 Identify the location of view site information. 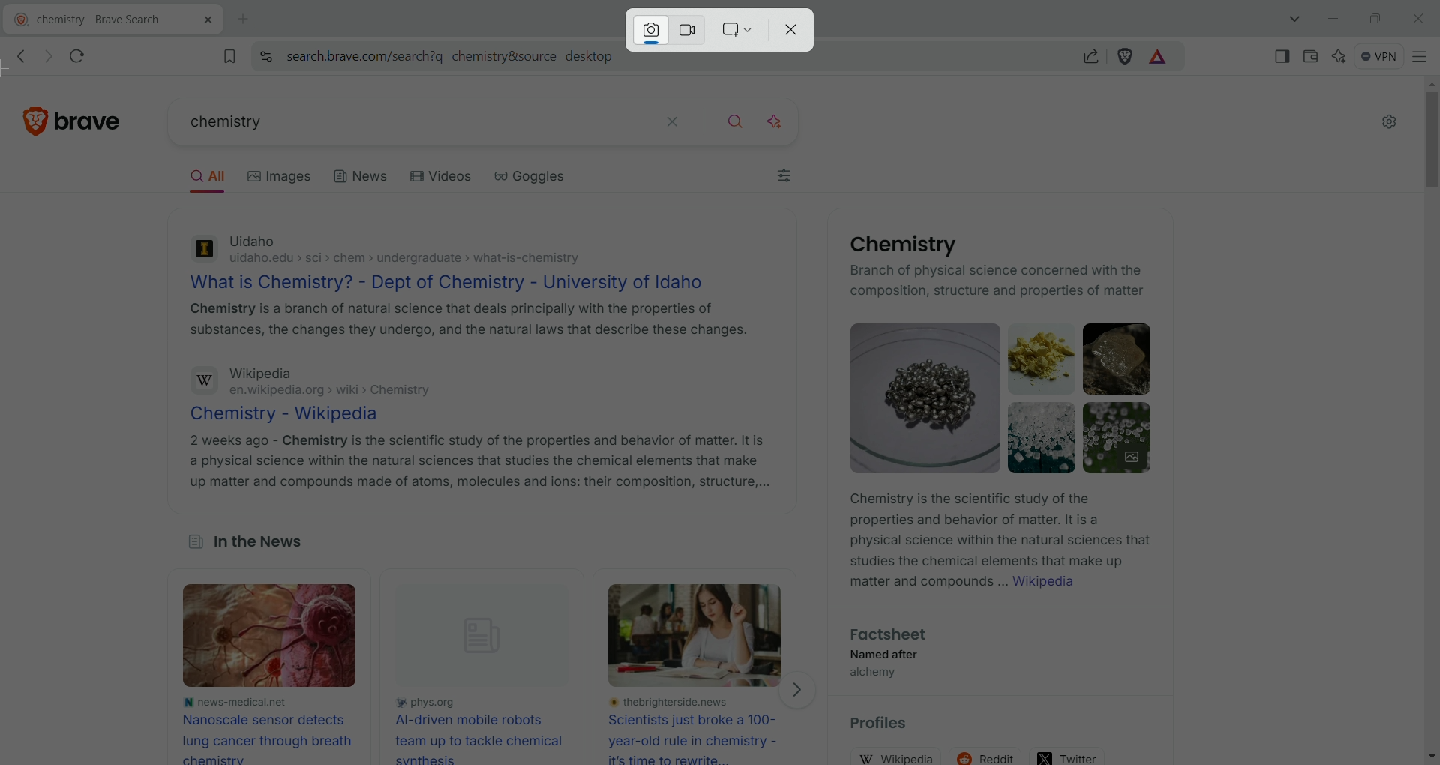
(265, 56).